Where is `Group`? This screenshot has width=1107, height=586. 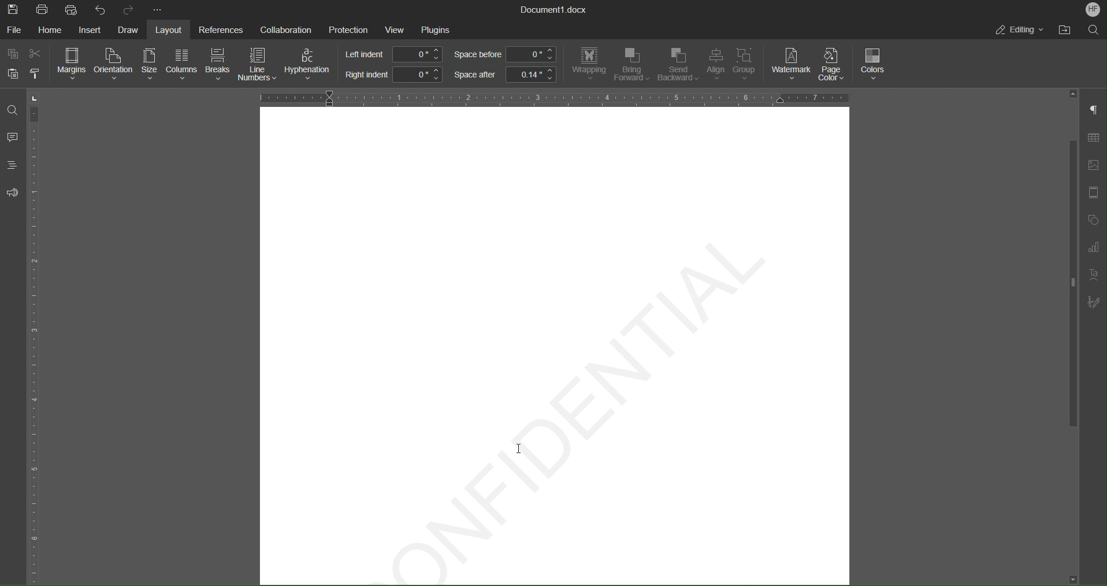 Group is located at coordinates (748, 66).